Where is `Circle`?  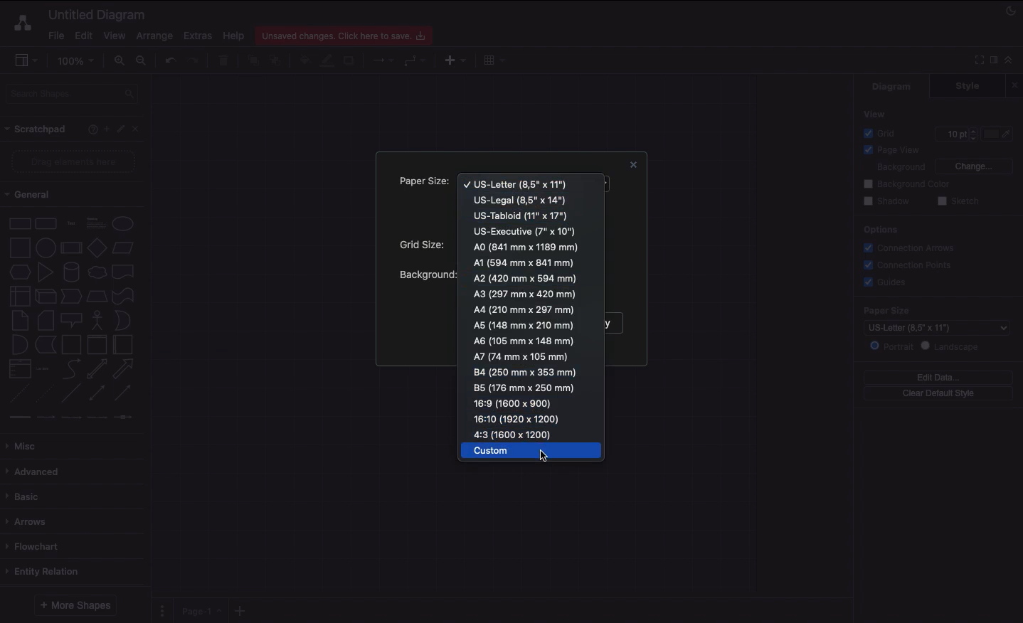 Circle is located at coordinates (123, 223).